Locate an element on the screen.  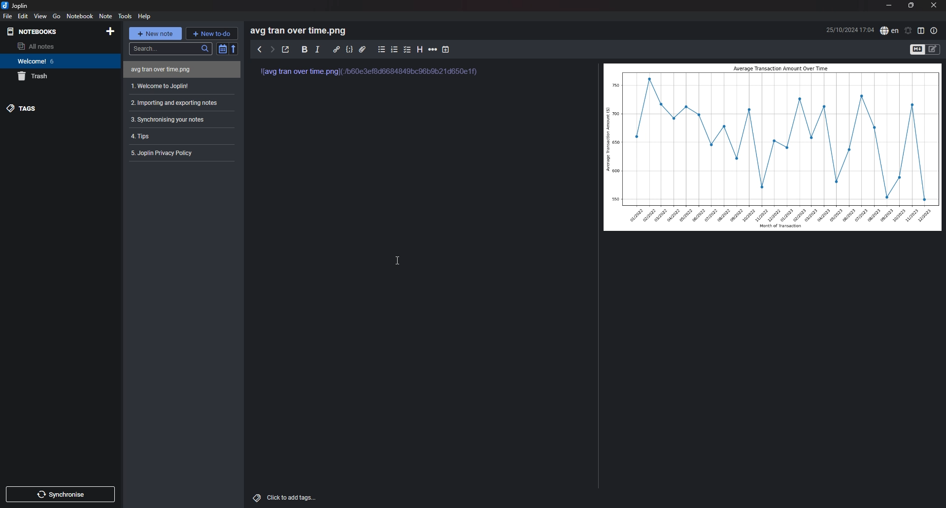
welcome is located at coordinates (57, 61).